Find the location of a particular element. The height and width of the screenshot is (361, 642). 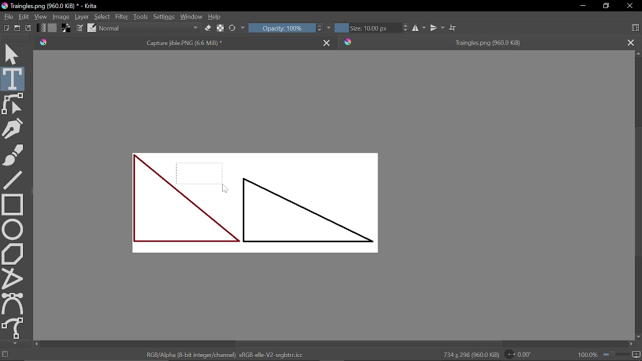

Gradient fill is located at coordinates (40, 29).